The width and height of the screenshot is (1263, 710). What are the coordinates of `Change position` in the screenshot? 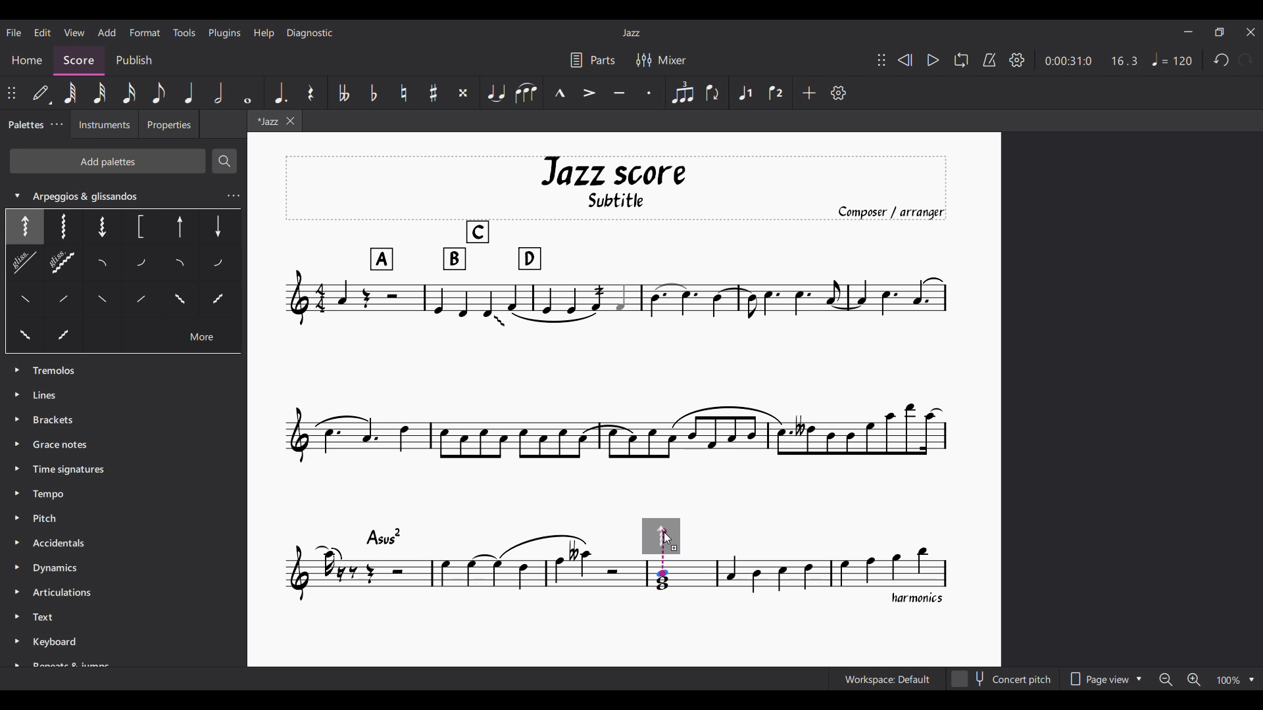 It's located at (11, 93).